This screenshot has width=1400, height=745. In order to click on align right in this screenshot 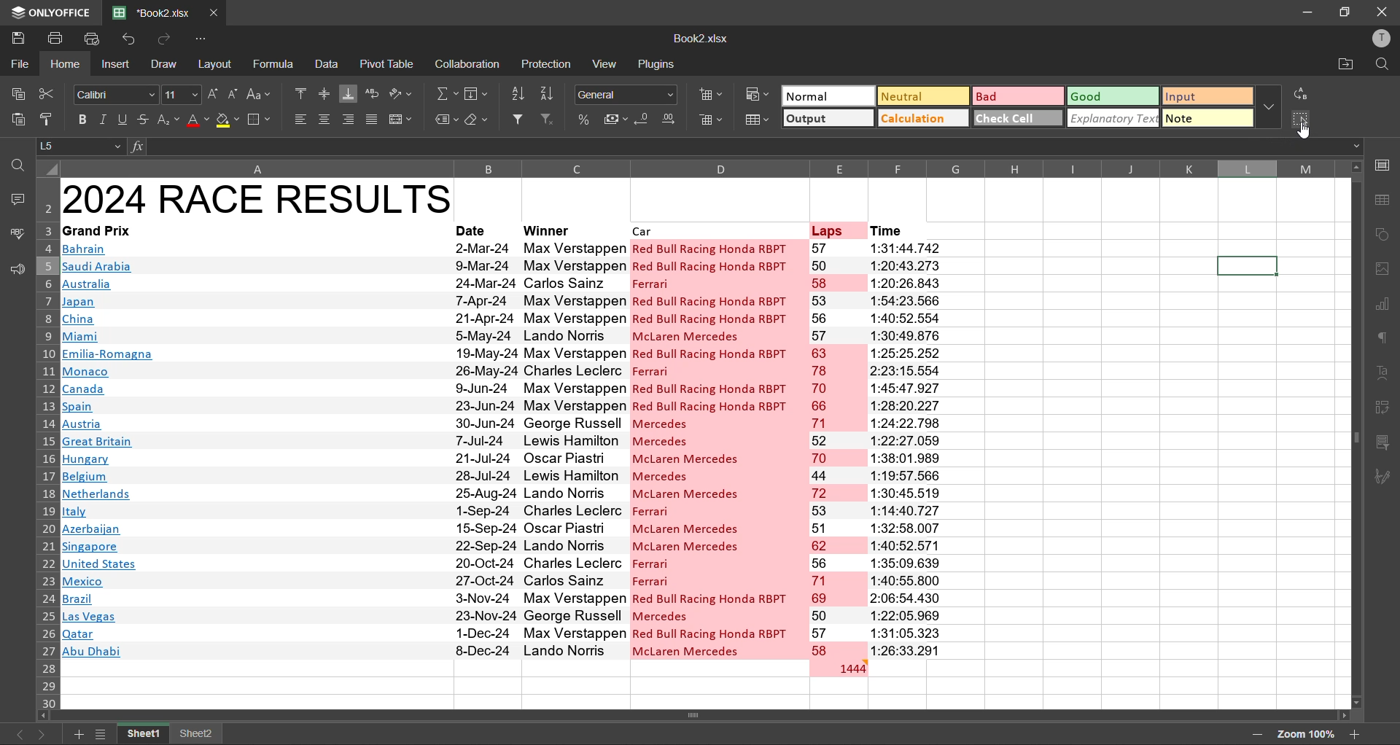, I will do `click(351, 118)`.